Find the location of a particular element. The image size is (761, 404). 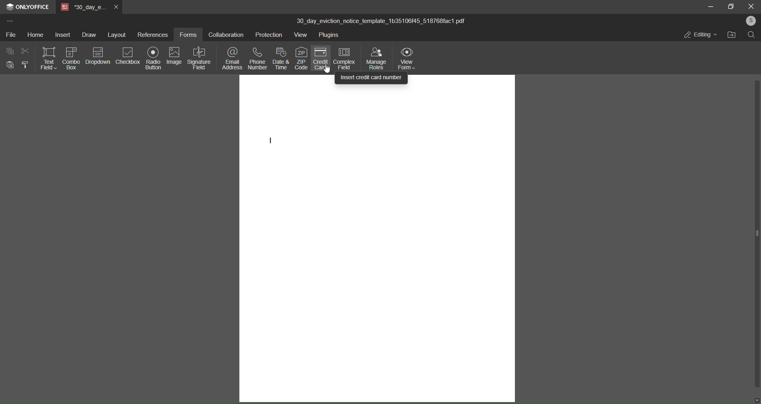

cut is located at coordinates (25, 51).